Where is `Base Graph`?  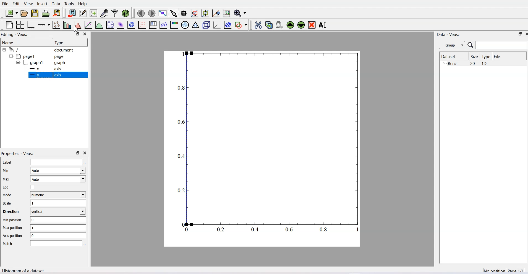 Base Graph is located at coordinates (31, 25).